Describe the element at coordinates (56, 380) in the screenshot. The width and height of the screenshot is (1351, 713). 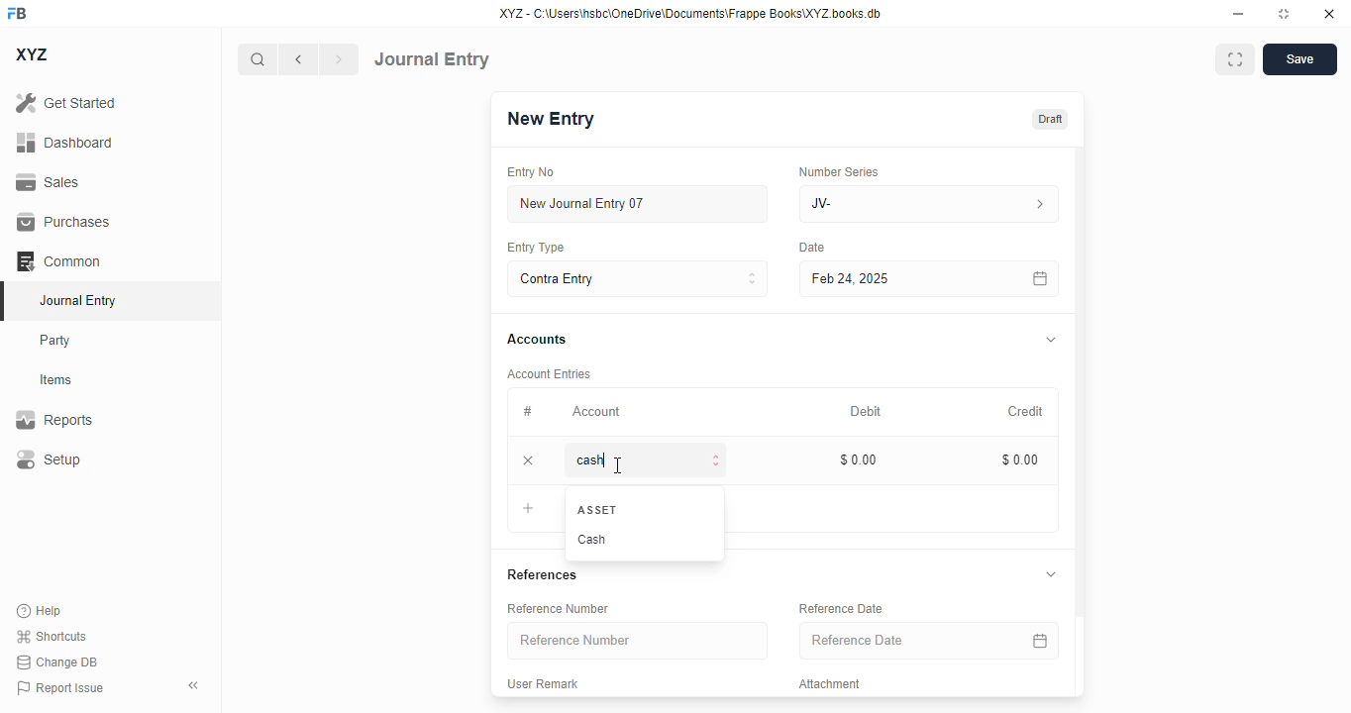
I see `items` at that location.